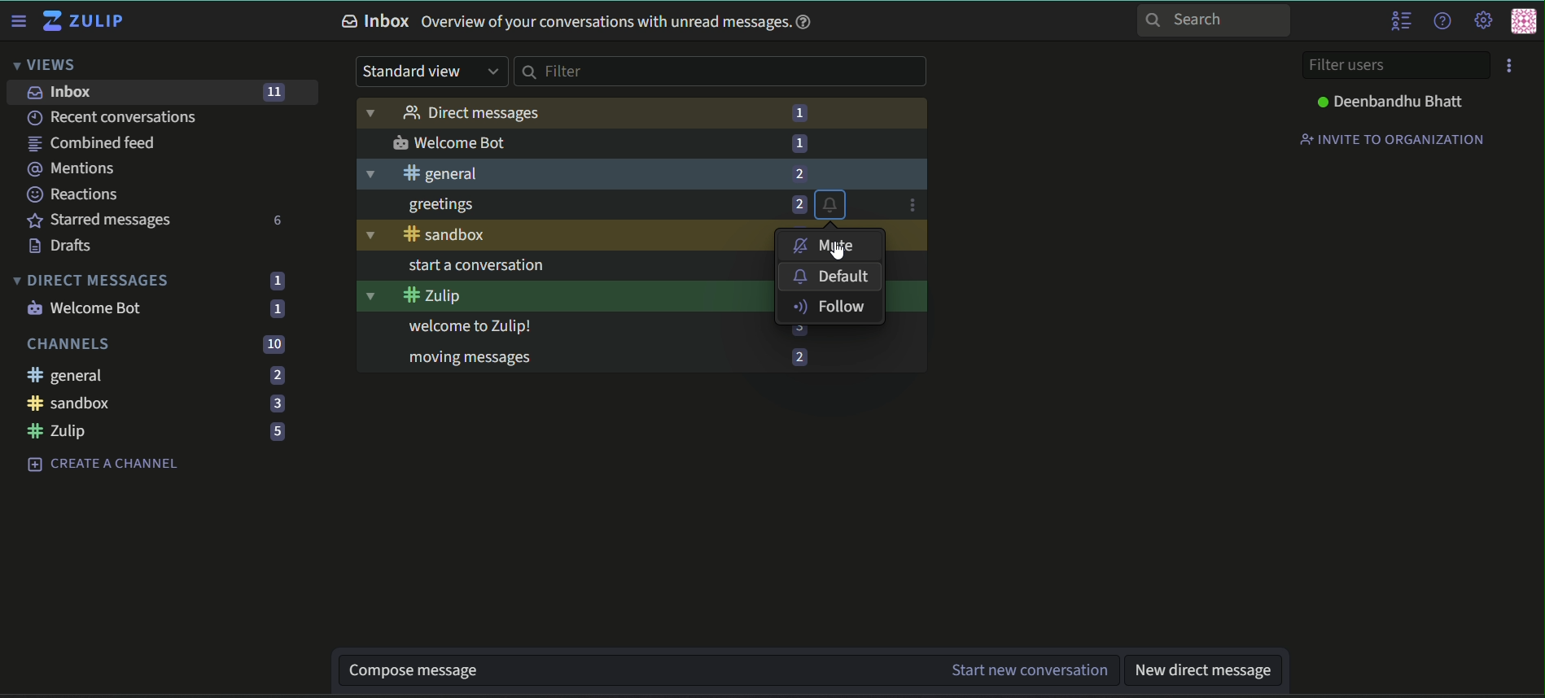 This screenshot has width=1545, height=698. I want to click on Views, so click(46, 63).